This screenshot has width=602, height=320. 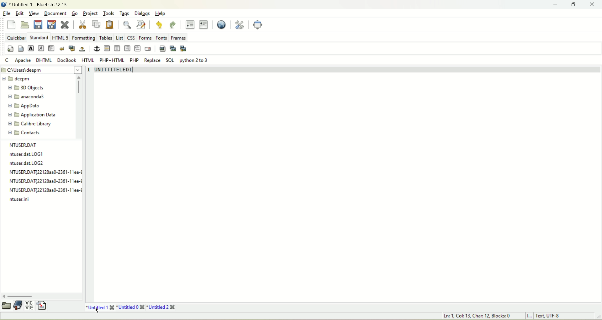 I want to click on maximize, so click(x=574, y=5).